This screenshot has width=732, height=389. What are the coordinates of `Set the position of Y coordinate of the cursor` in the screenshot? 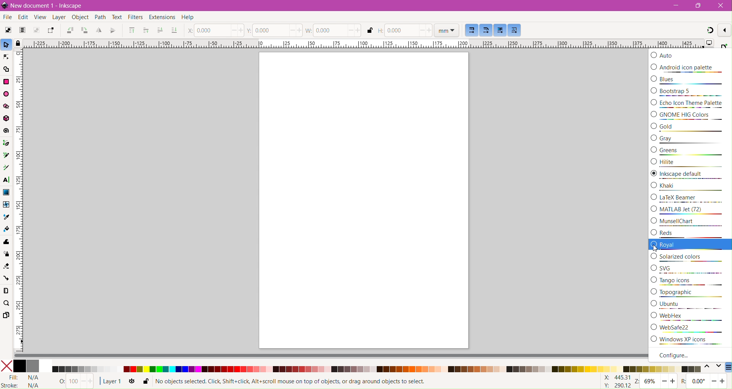 It's located at (275, 30).